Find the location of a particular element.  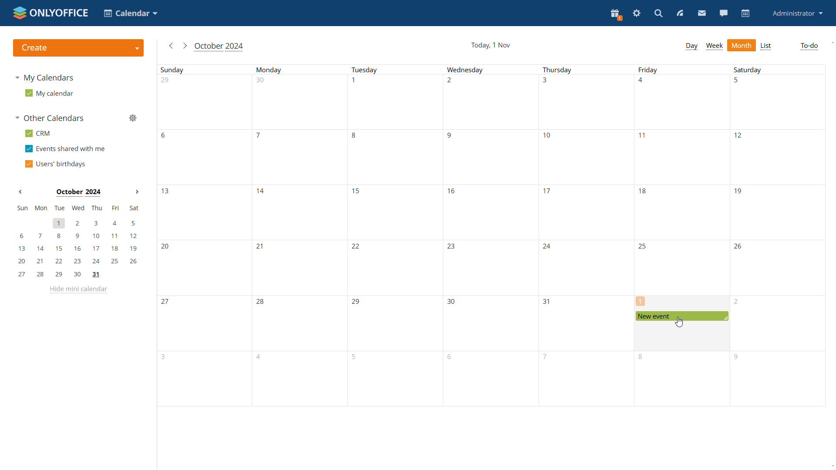

events shared with me is located at coordinates (67, 149).